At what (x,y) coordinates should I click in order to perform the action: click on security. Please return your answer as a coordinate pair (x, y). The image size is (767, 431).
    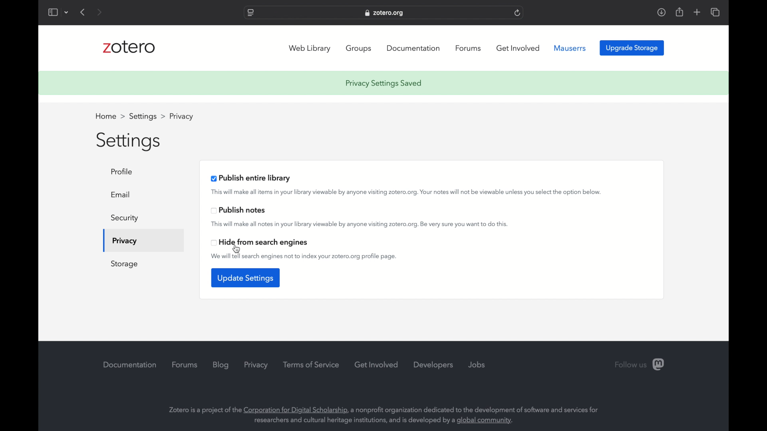
    Looking at the image, I should click on (124, 218).